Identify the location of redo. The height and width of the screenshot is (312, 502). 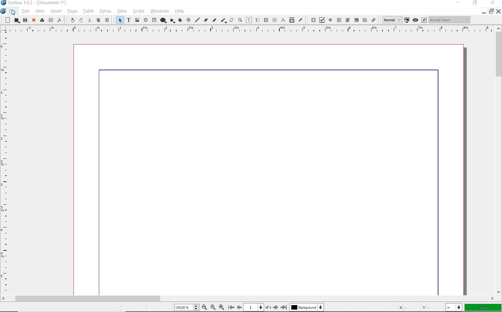
(81, 20).